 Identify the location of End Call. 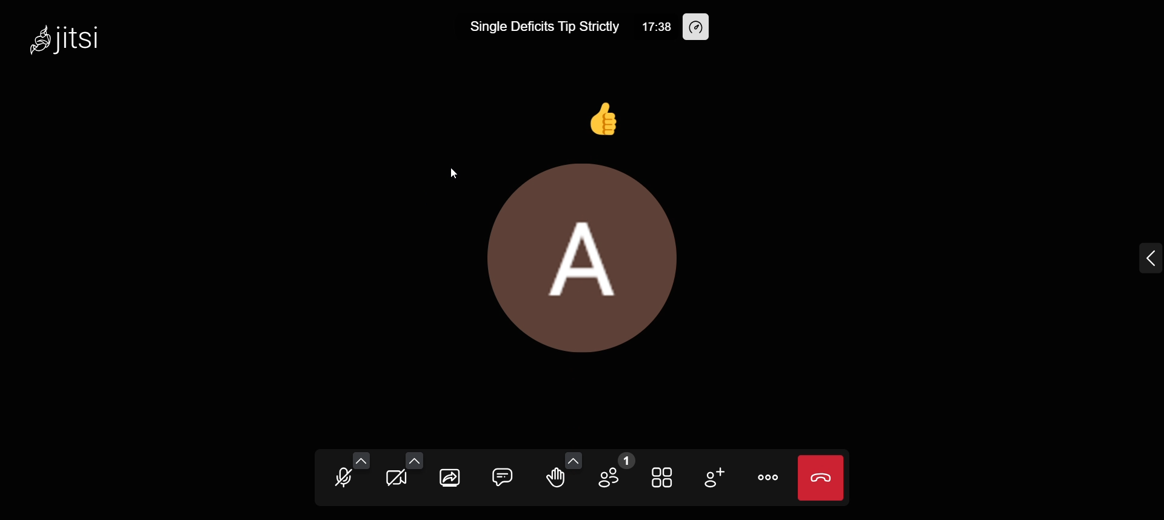
(823, 478).